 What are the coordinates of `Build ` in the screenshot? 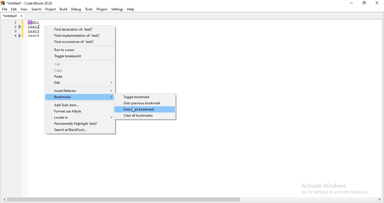 It's located at (64, 9).